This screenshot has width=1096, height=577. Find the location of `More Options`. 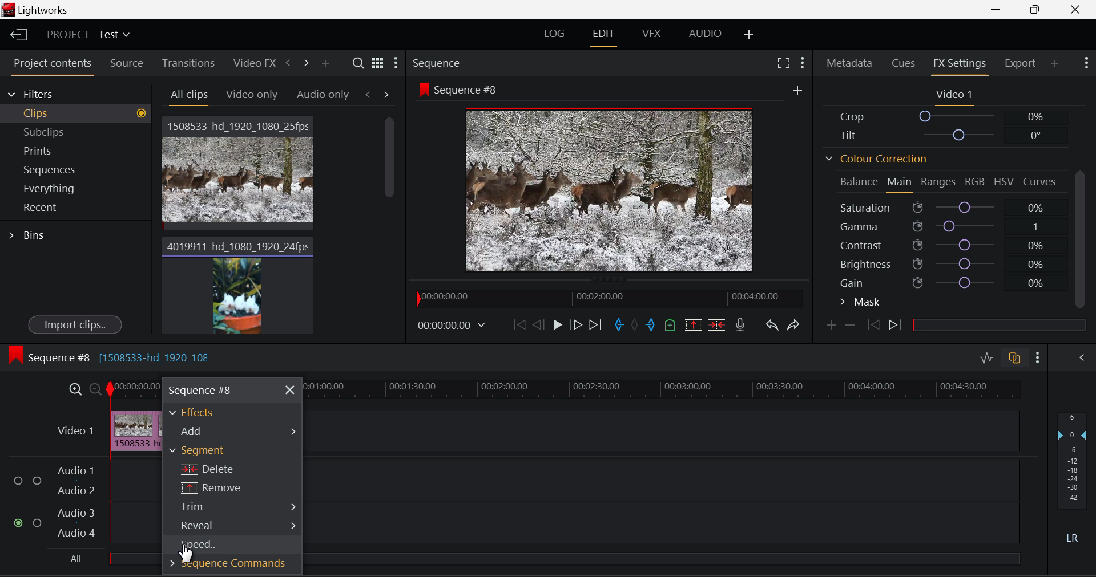

More Options is located at coordinates (797, 91).